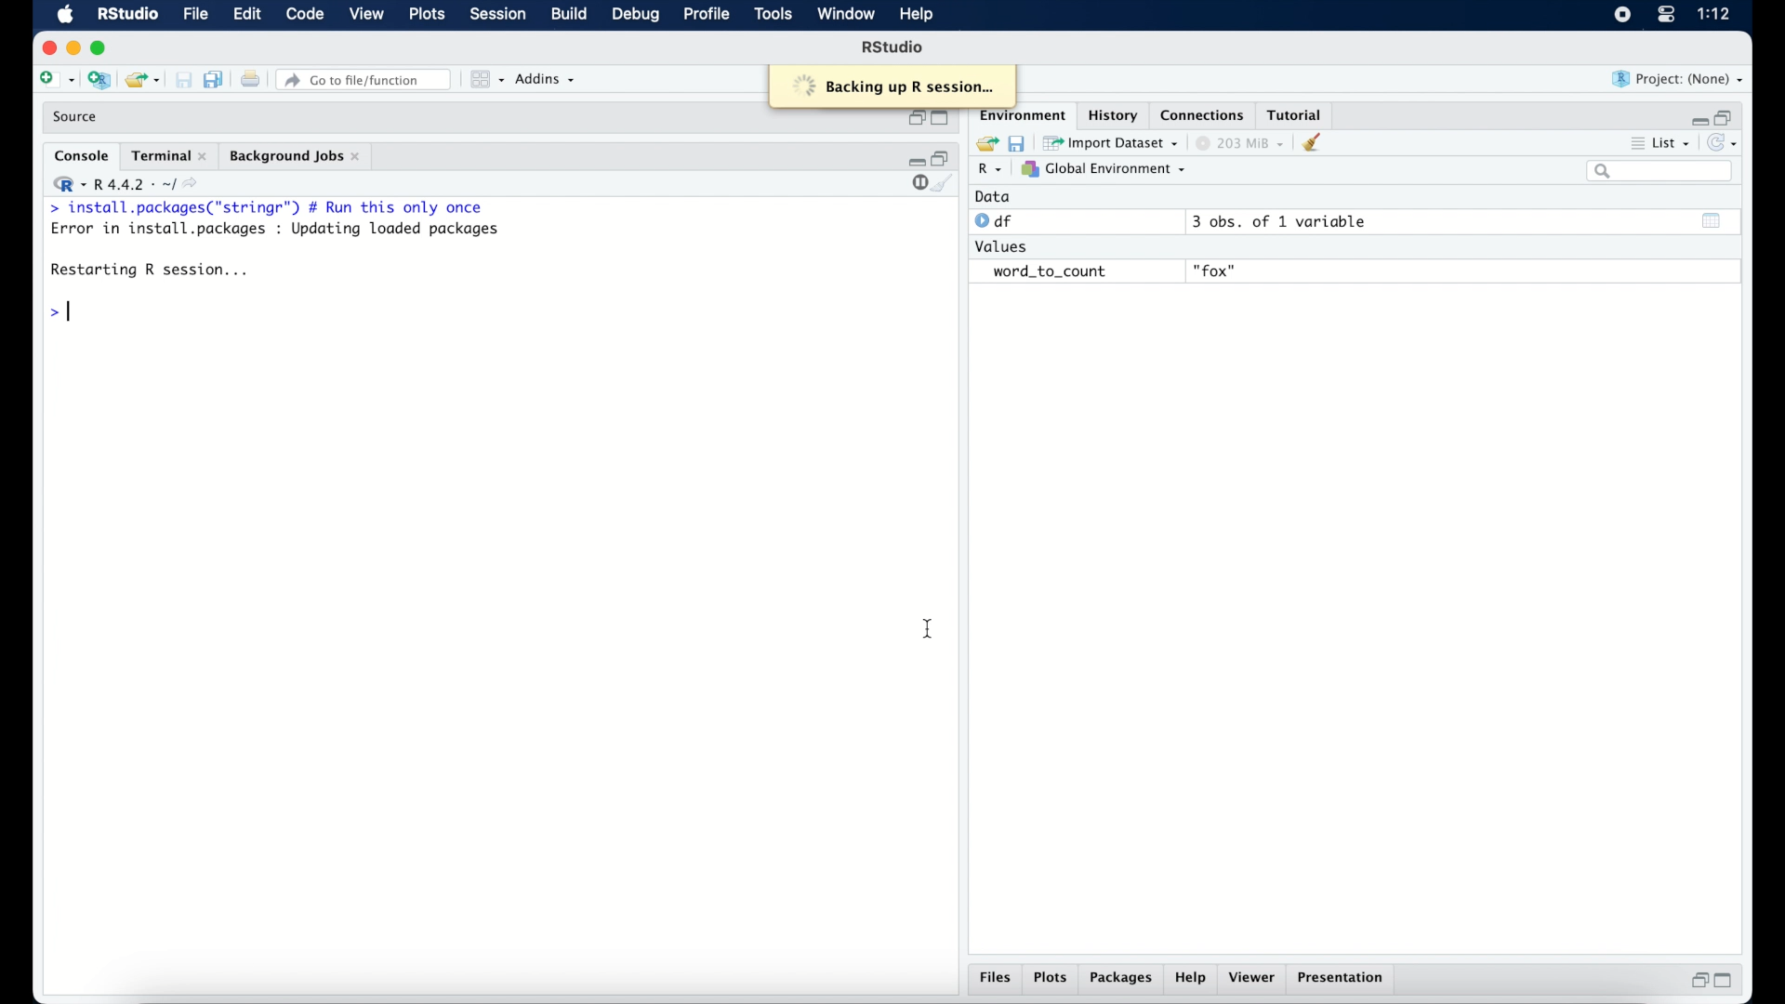 This screenshot has height=1004, width=1785. Describe the element at coordinates (429, 15) in the screenshot. I see `plots` at that location.